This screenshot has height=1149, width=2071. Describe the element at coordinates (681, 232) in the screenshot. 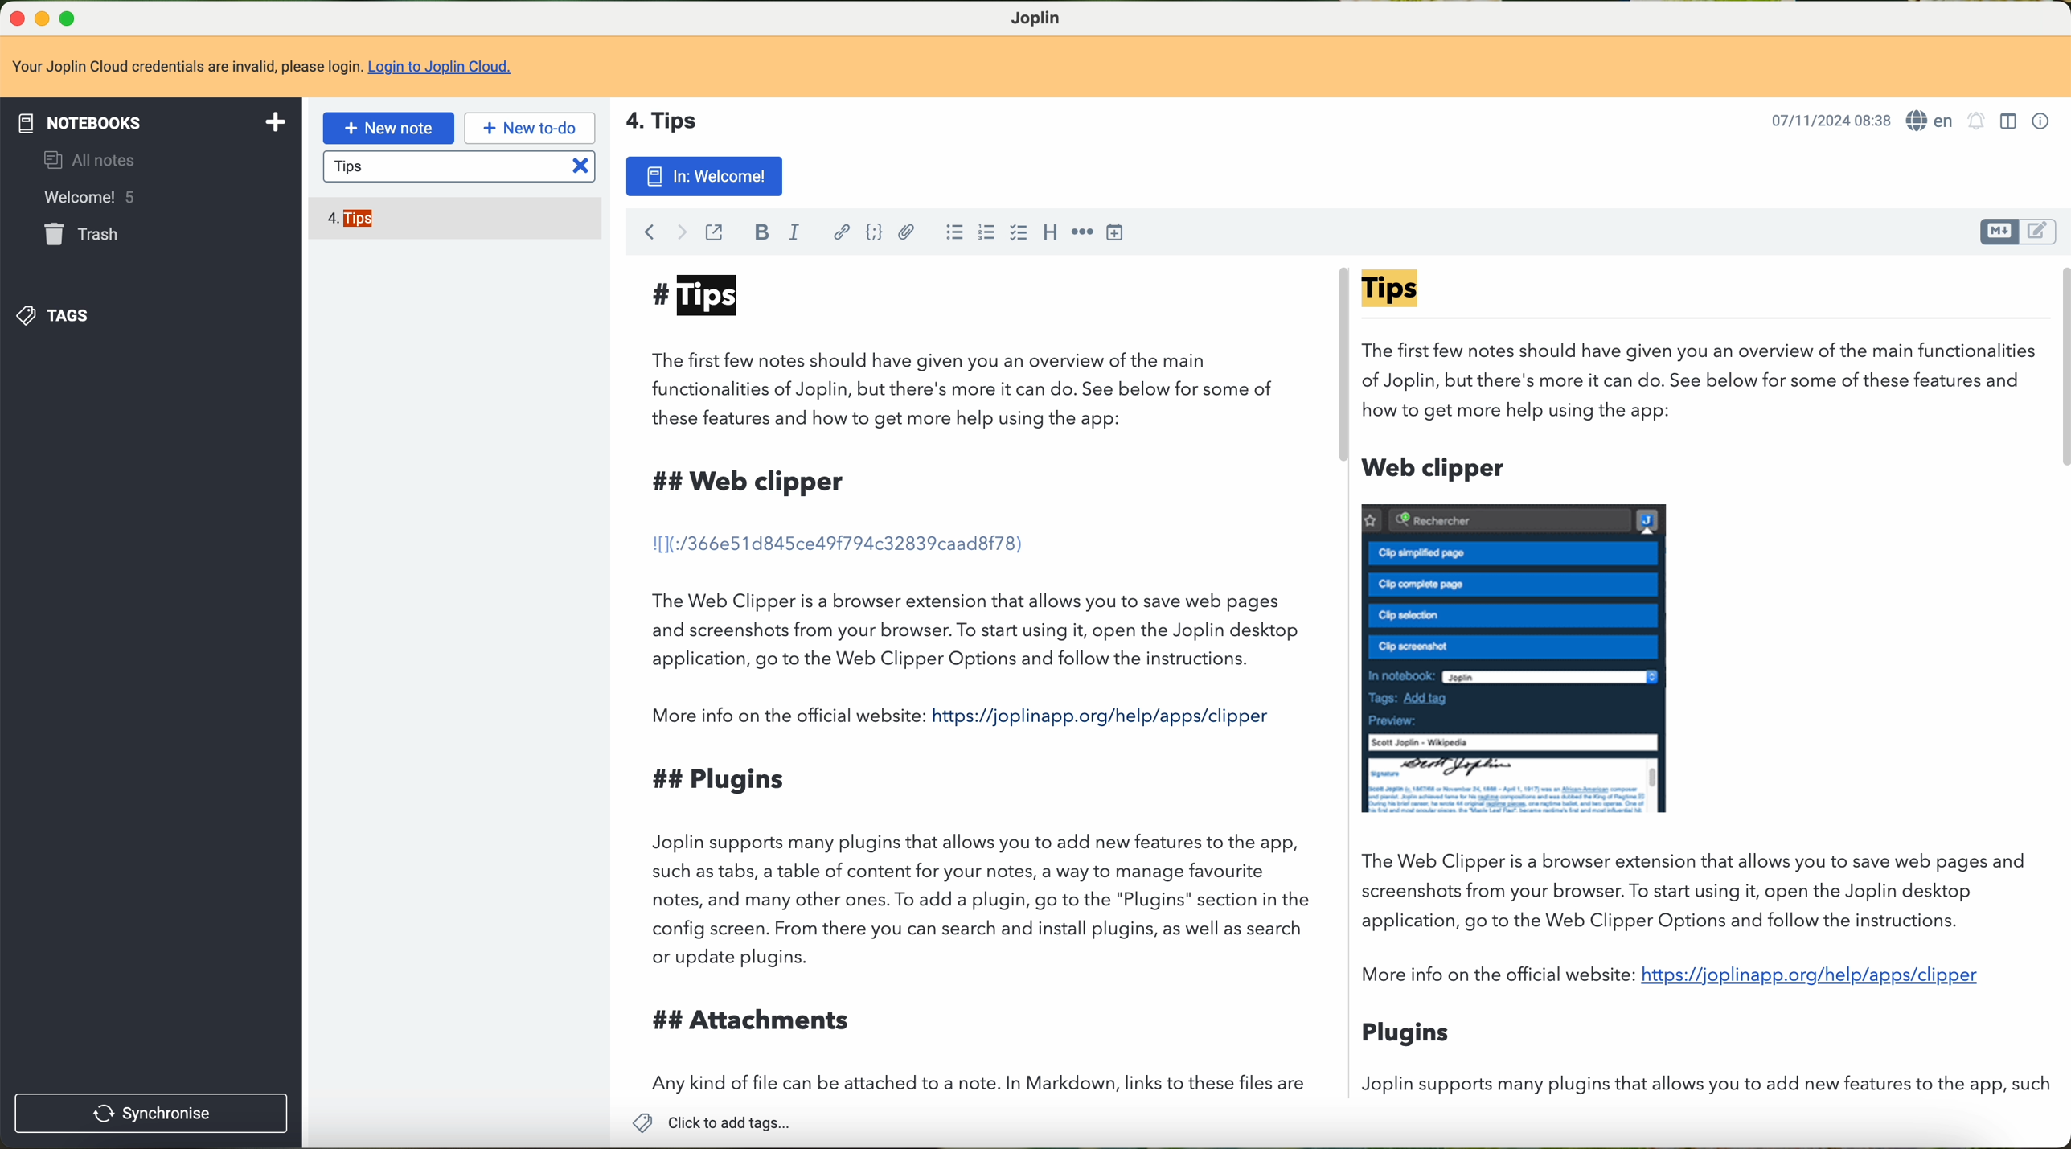

I see `disable navigate foward arrow` at that location.